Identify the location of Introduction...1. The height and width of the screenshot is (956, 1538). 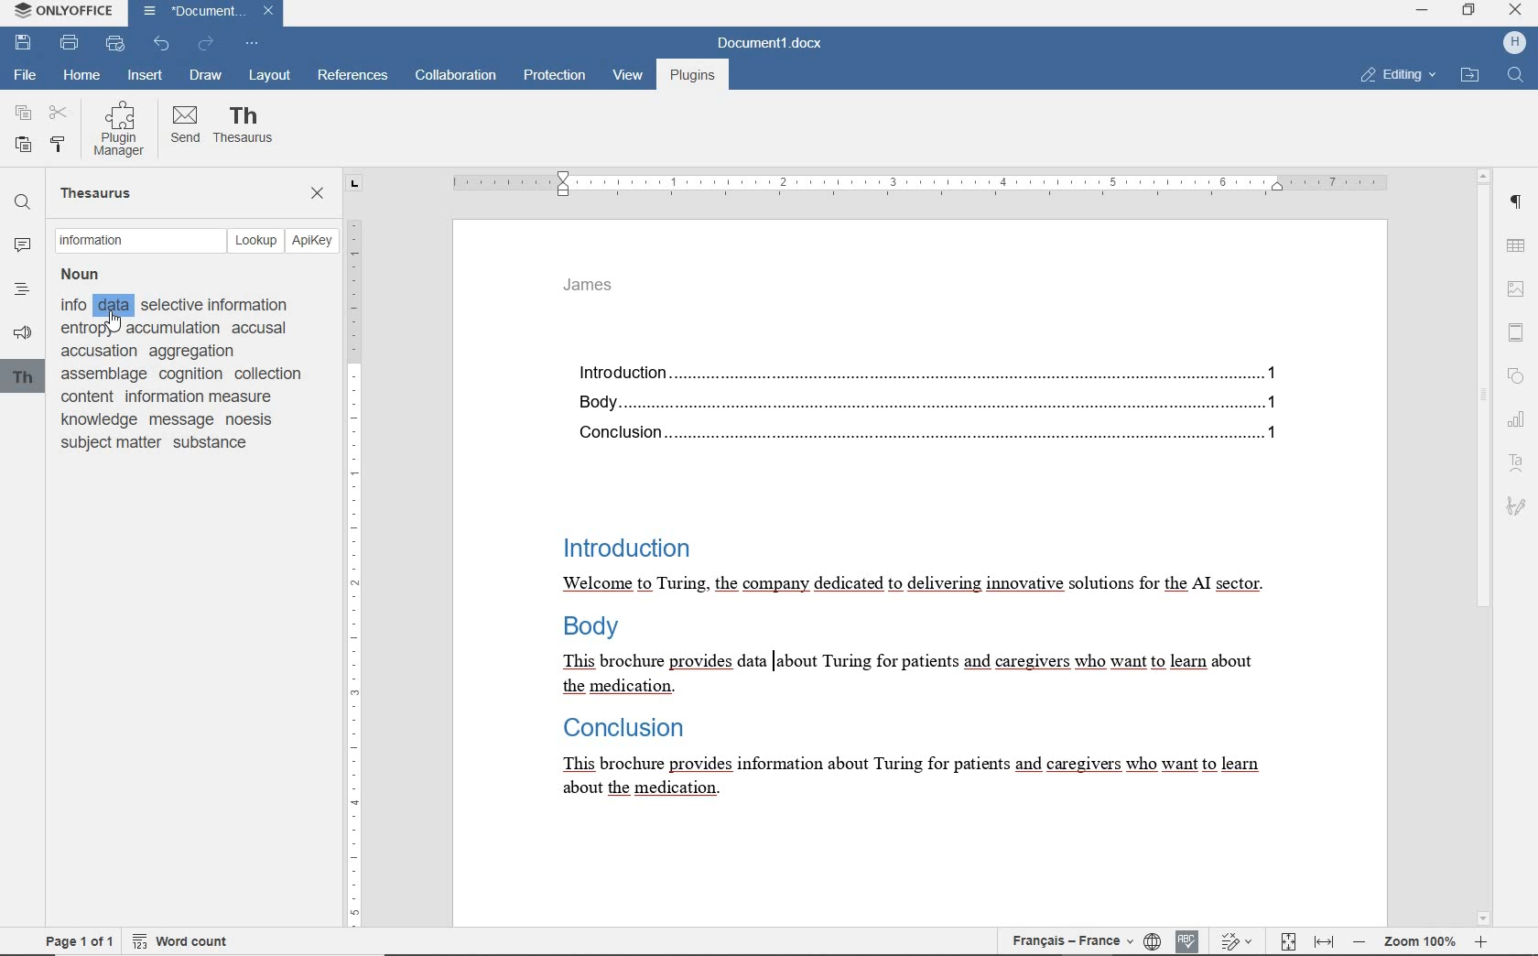
(933, 370).